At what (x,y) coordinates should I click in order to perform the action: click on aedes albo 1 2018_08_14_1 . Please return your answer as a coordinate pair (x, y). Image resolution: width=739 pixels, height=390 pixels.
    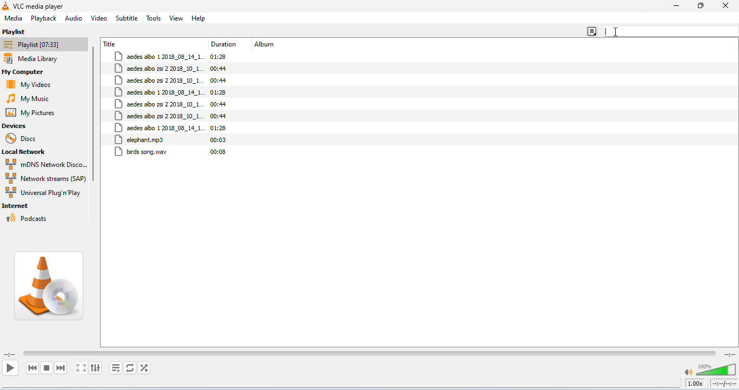
    Looking at the image, I should click on (160, 92).